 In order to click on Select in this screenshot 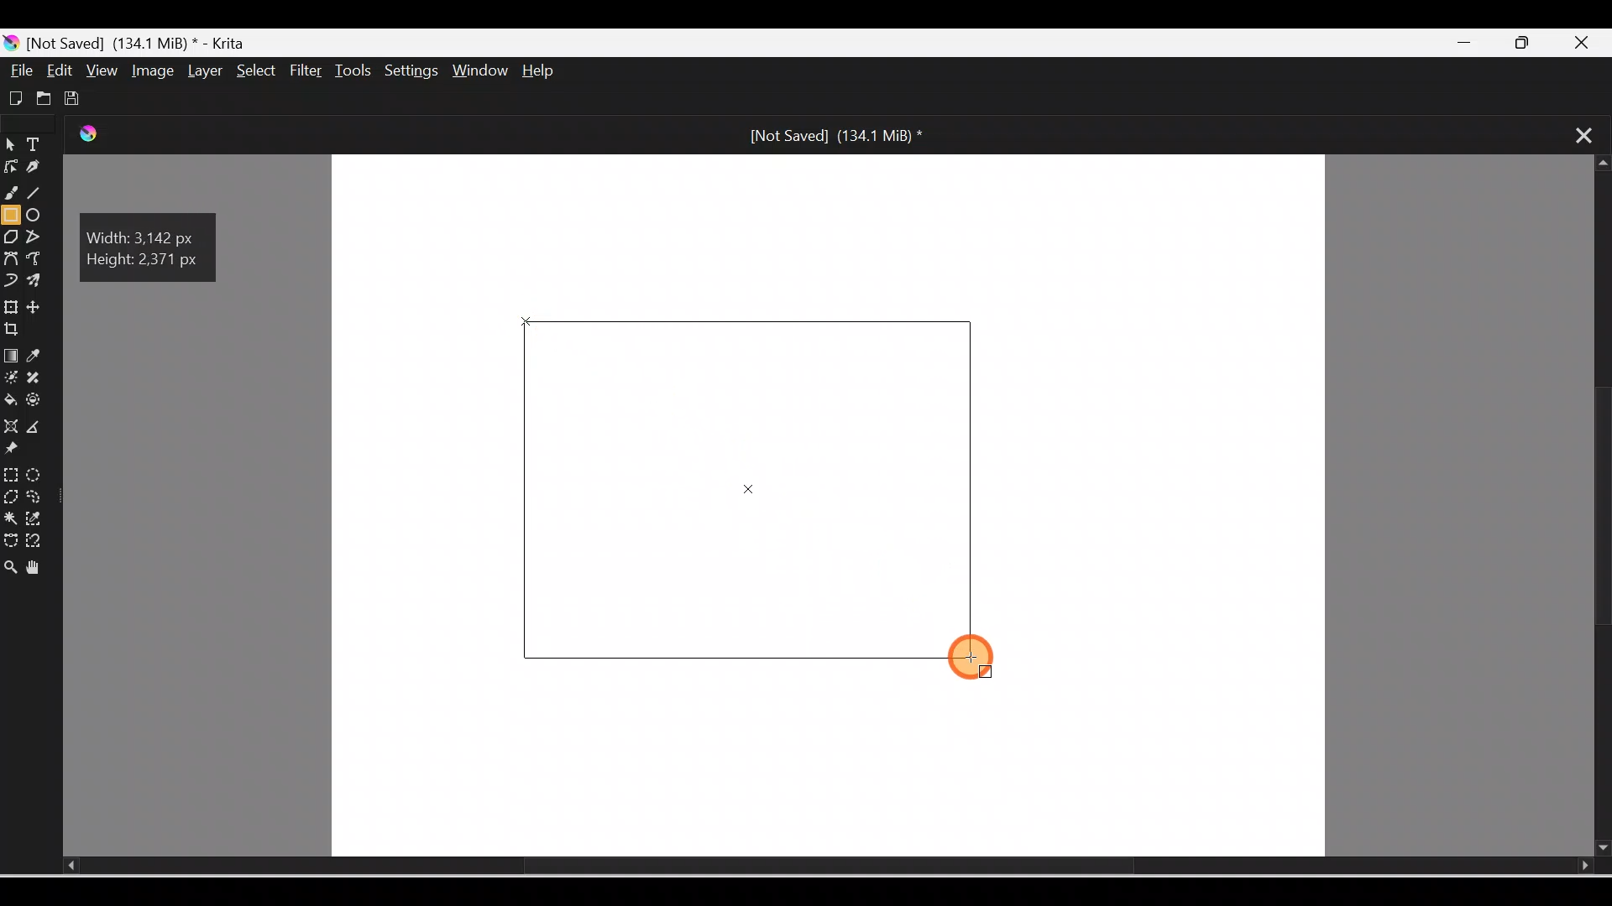, I will do `click(252, 70)`.